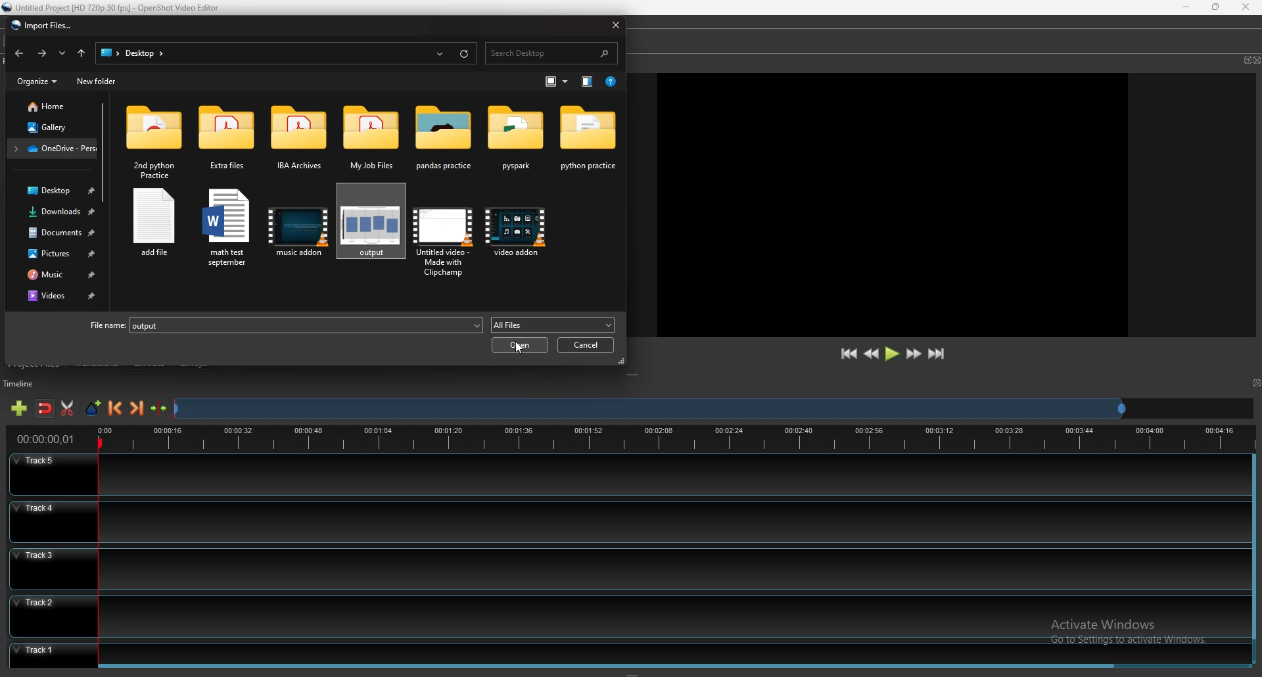 Image resolution: width=1262 pixels, height=677 pixels. Describe the element at coordinates (627, 475) in the screenshot. I see `track 5` at that location.